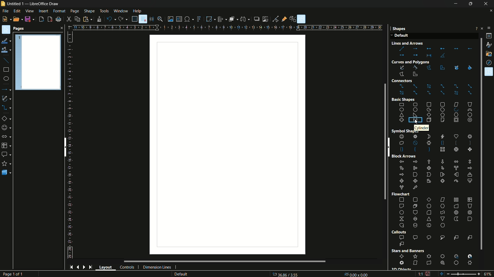 This screenshot has height=277, width=494. Describe the element at coordinates (15, 274) in the screenshot. I see `Page 1 of 1` at that location.